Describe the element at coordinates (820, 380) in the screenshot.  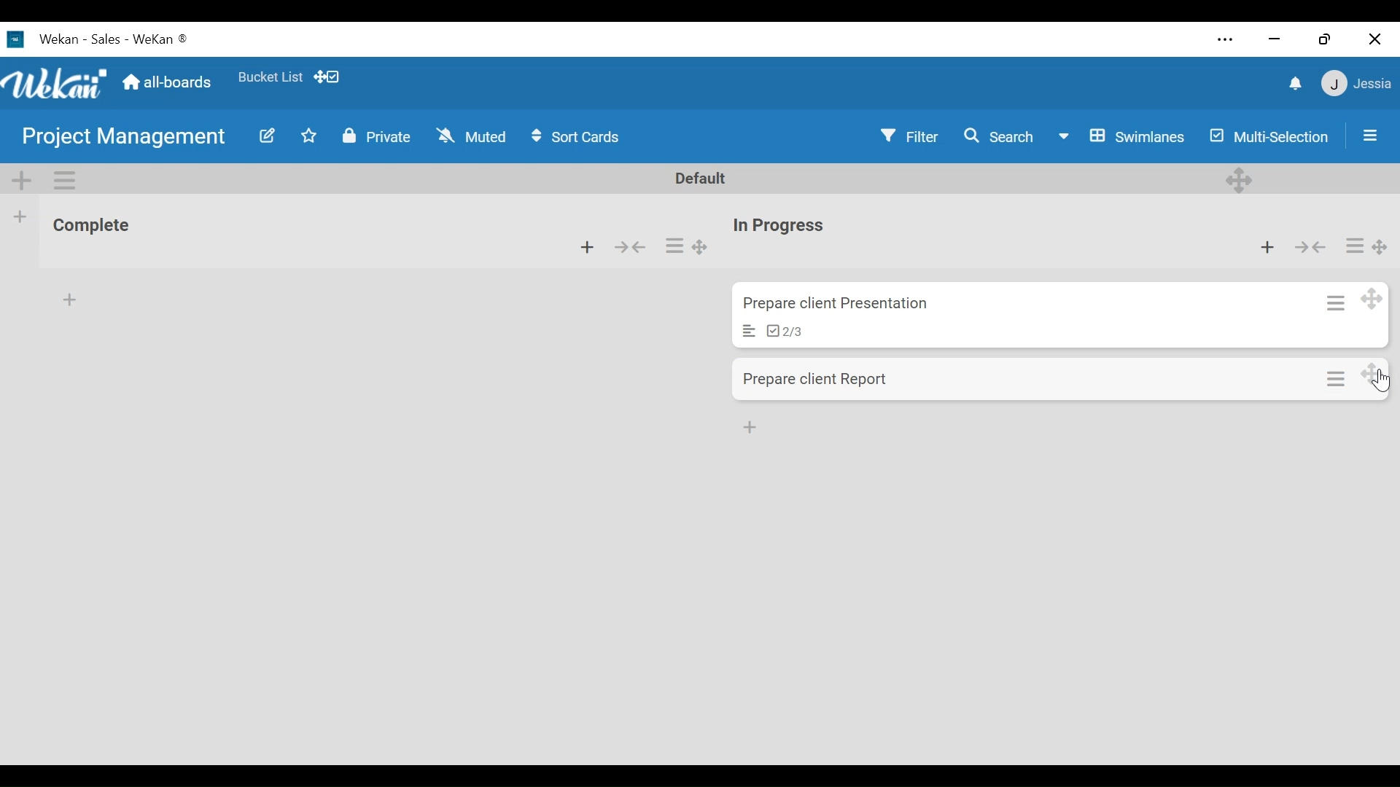
I see `Prepare client report` at that location.